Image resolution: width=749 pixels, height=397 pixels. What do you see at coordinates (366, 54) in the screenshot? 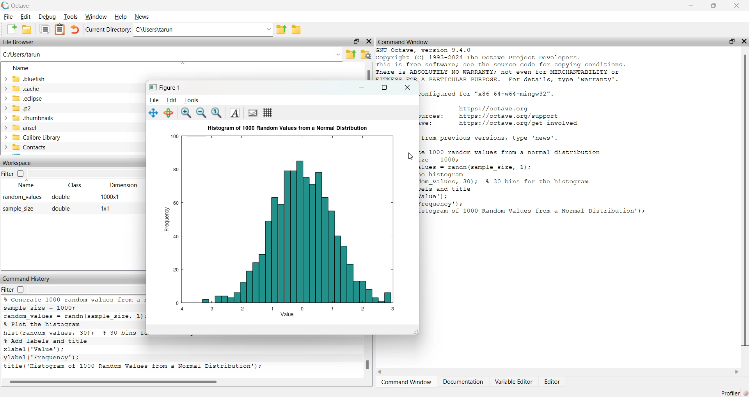
I see `Folder settings` at bounding box center [366, 54].